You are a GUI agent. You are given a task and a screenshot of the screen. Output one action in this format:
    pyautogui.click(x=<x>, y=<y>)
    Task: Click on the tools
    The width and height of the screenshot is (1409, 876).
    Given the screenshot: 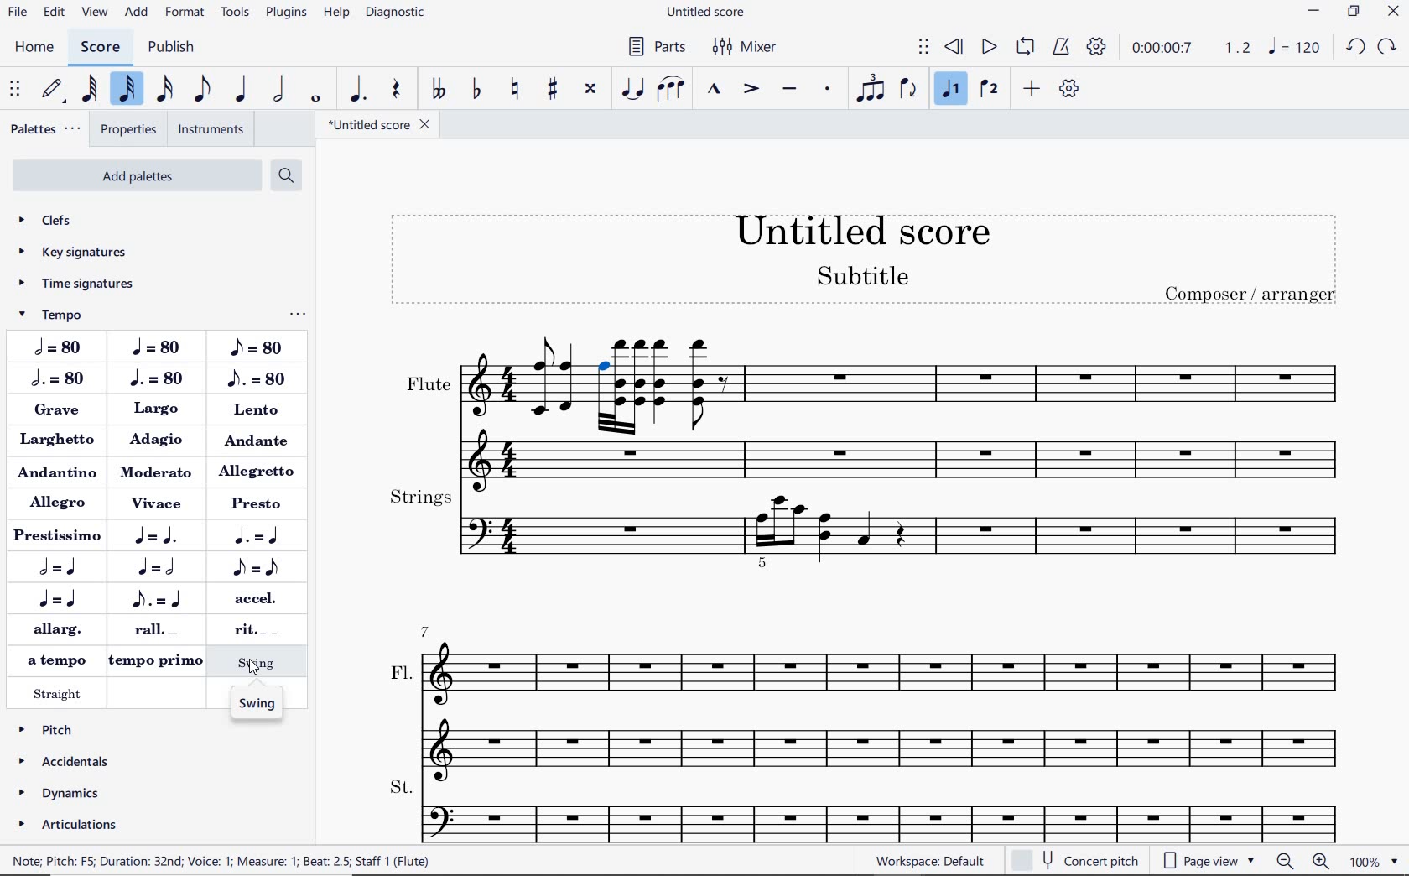 What is the action you would take?
    pyautogui.click(x=237, y=14)
    